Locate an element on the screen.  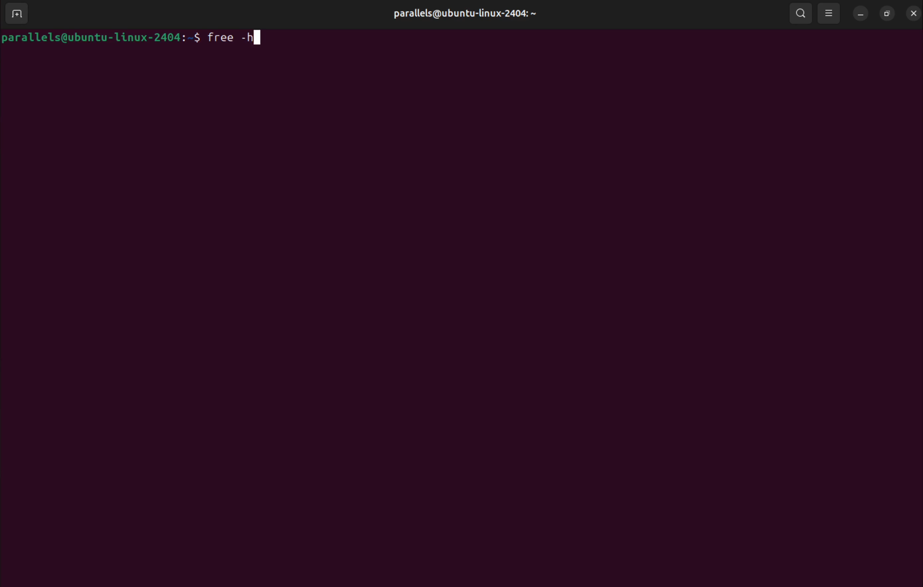
free -h is located at coordinates (237, 36).